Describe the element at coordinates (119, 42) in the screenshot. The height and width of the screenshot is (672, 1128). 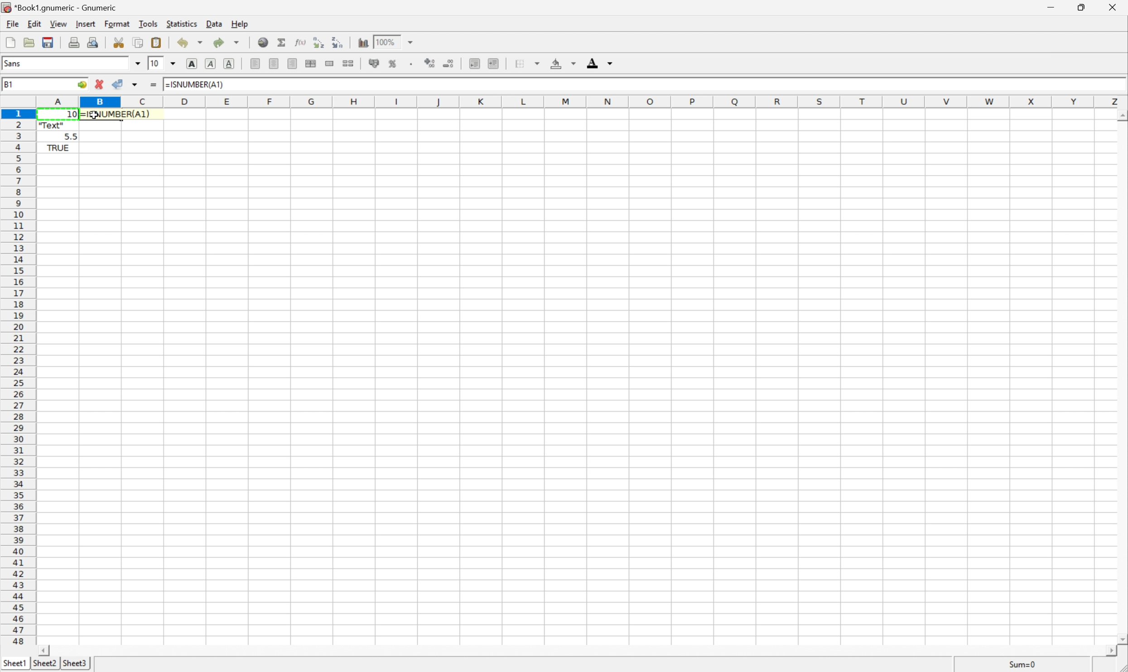
I see `Cut clipboard` at that location.